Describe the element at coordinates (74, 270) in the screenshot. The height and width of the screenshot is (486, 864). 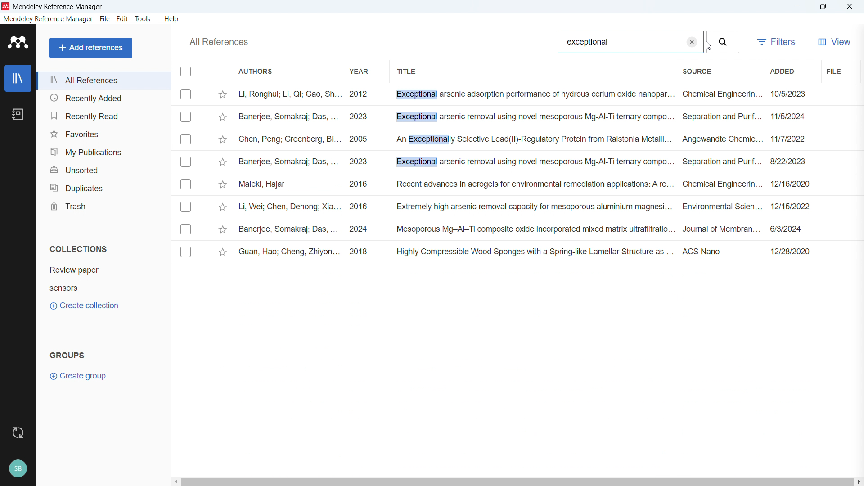
I see `Collection 1 ` at that location.